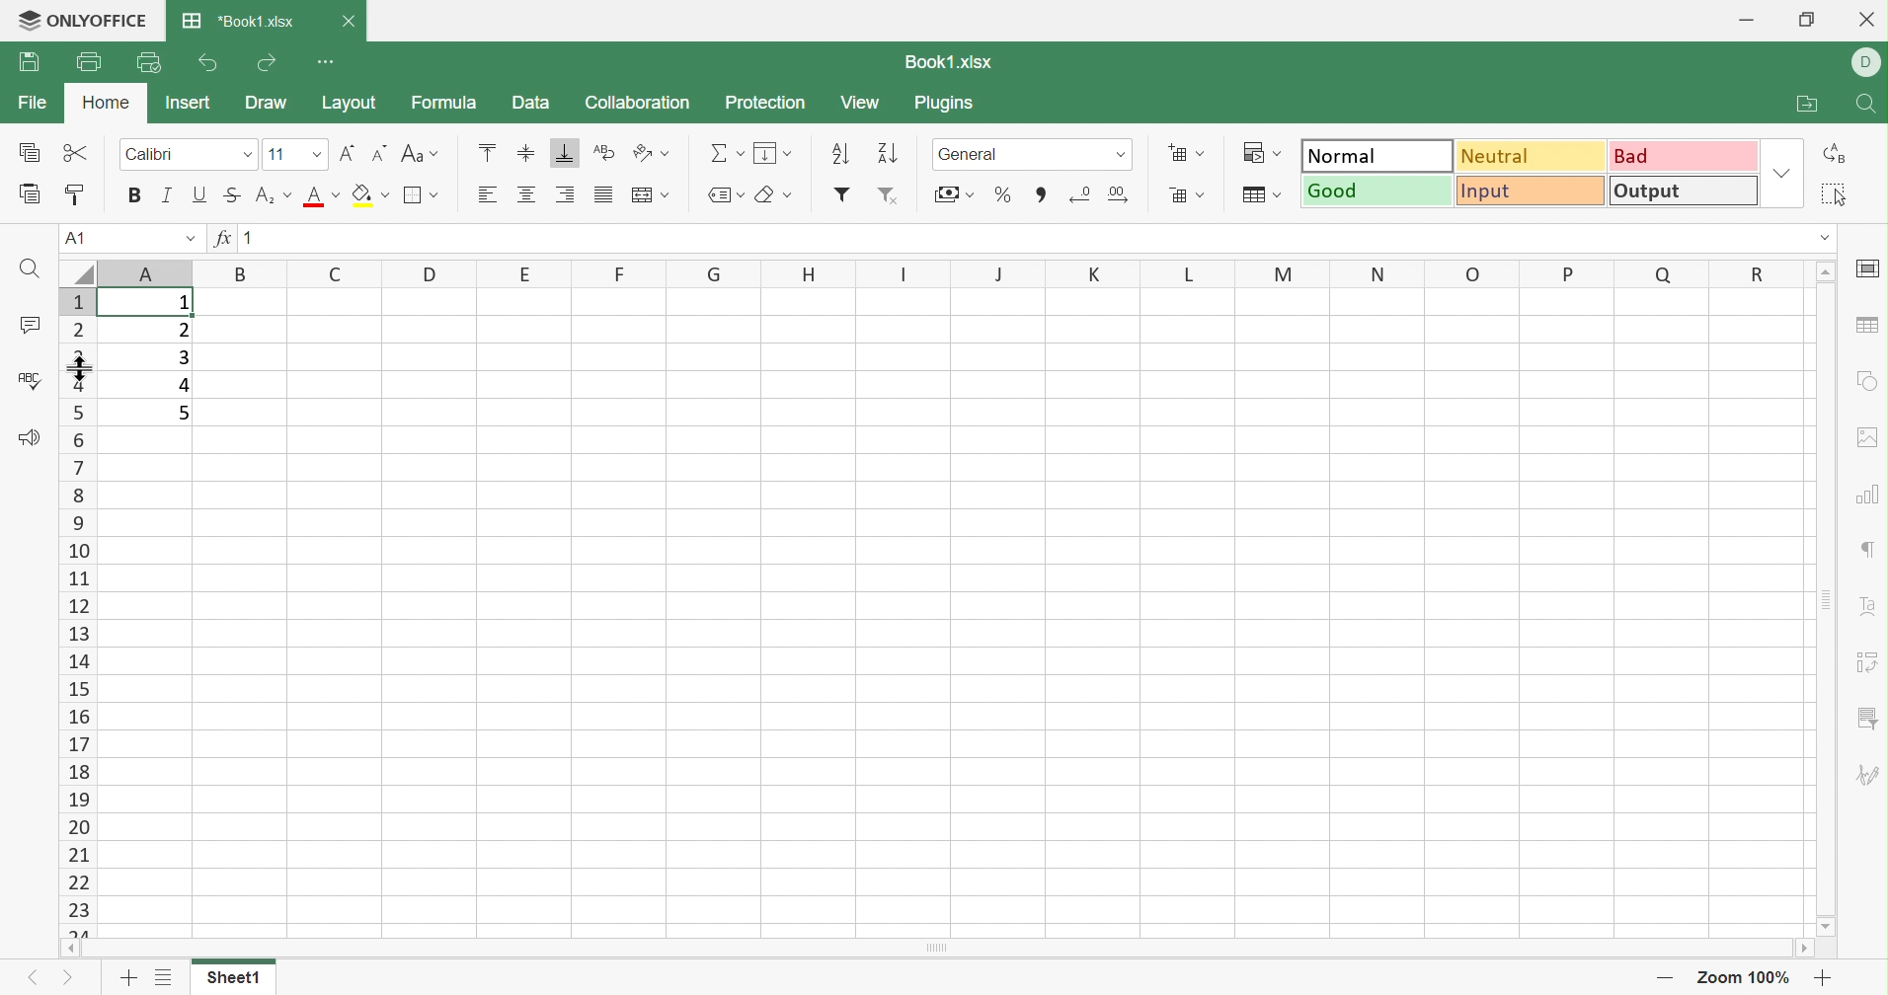  I want to click on Align Middle, so click(525, 152).